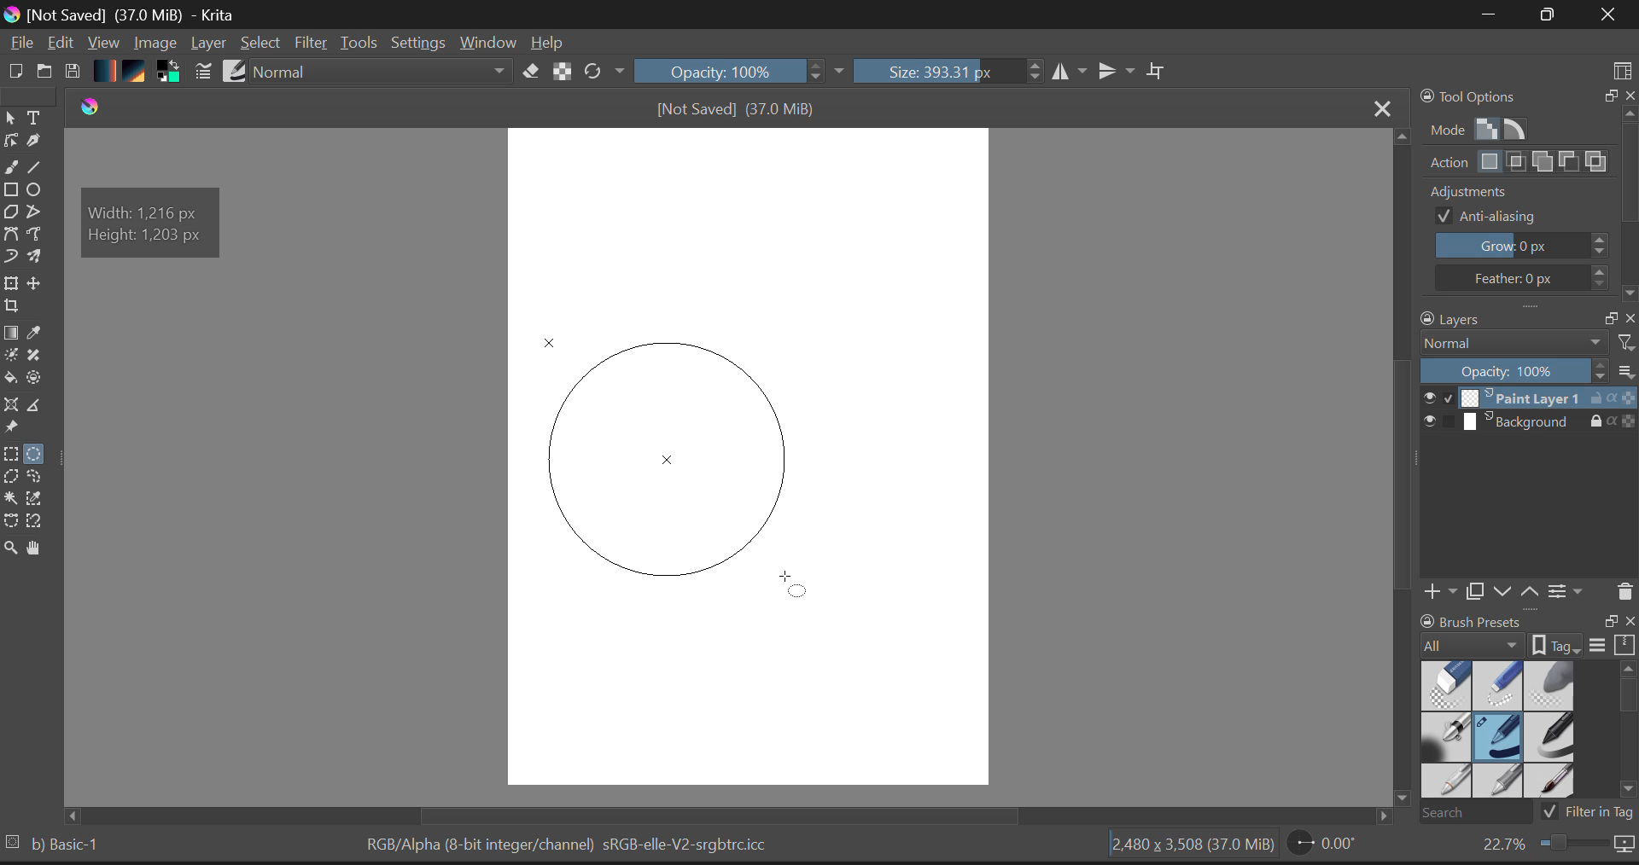 Image resolution: width=1639 pixels, height=865 pixels. Describe the element at coordinates (660, 452) in the screenshot. I see `Mock Shape Generated` at that location.